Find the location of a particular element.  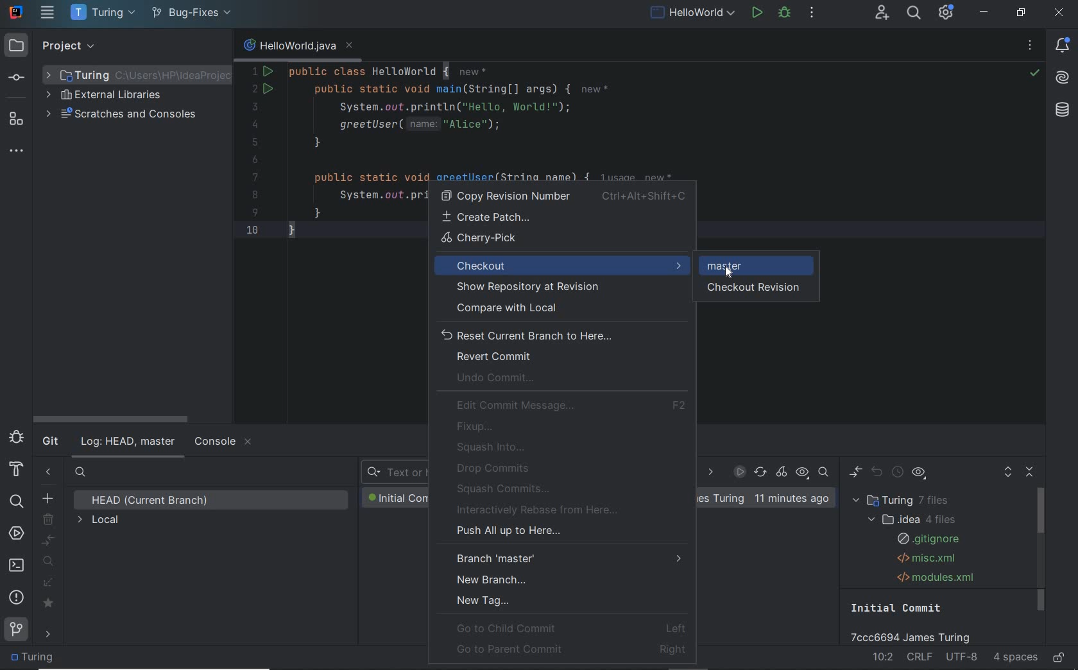

collapse all is located at coordinates (1031, 473).